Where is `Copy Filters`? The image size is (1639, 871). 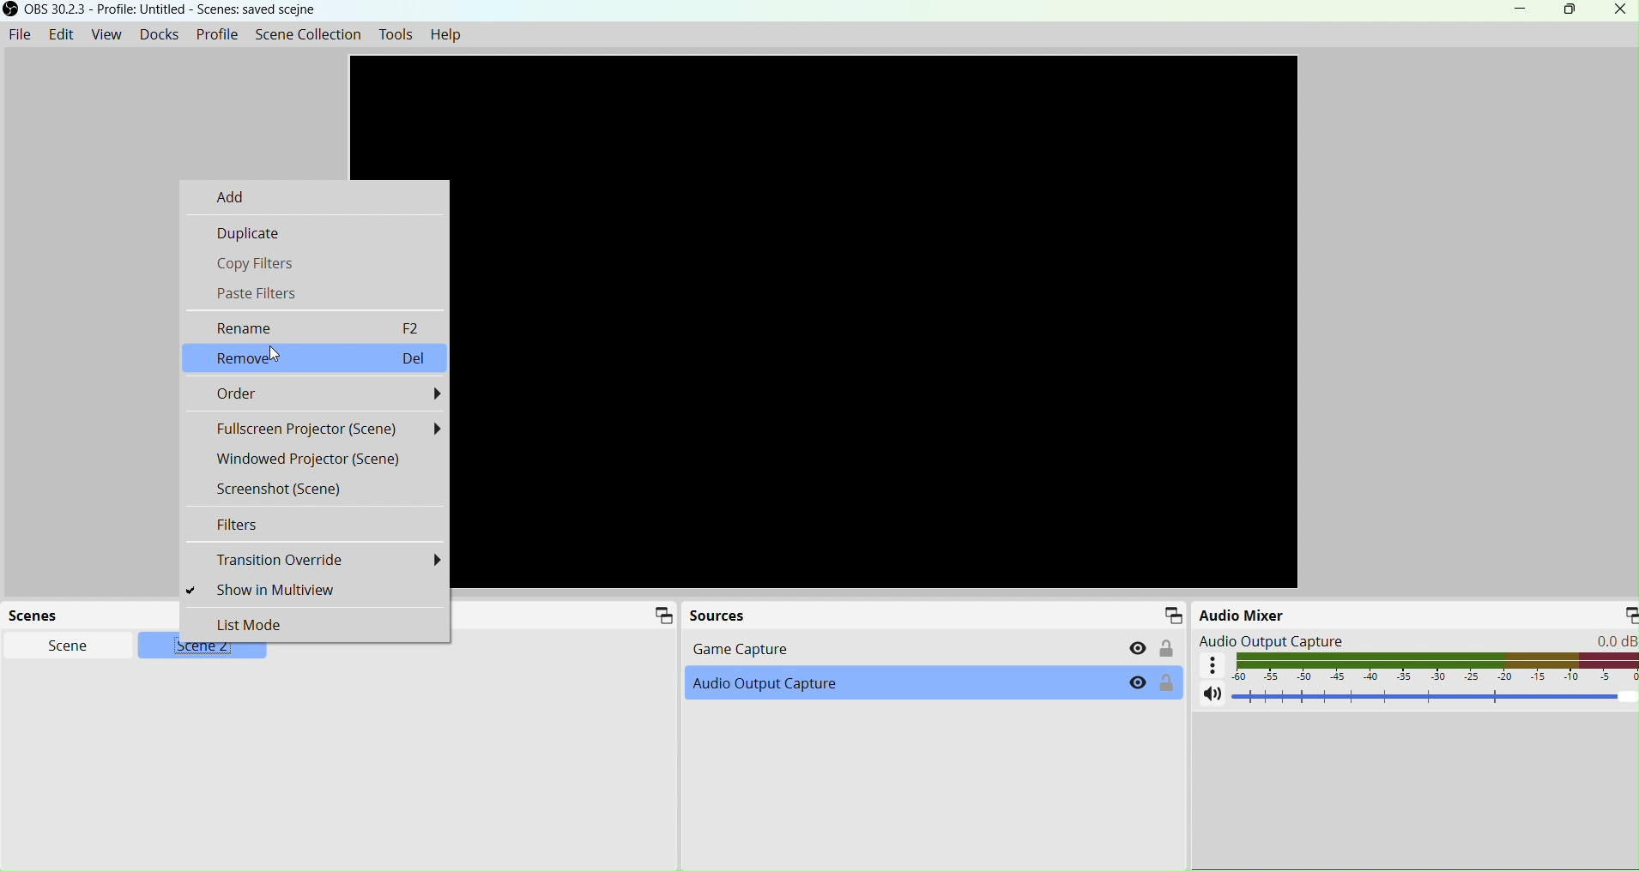
Copy Filters is located at coordinates (315, 262).